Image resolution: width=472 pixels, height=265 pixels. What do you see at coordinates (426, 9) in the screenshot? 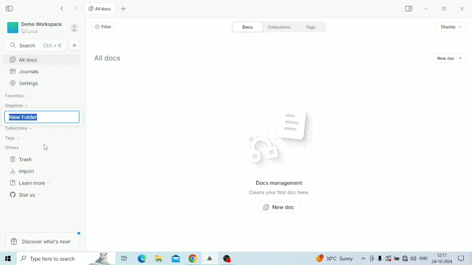
I see `Minimize` at bounding box center [426, 9].